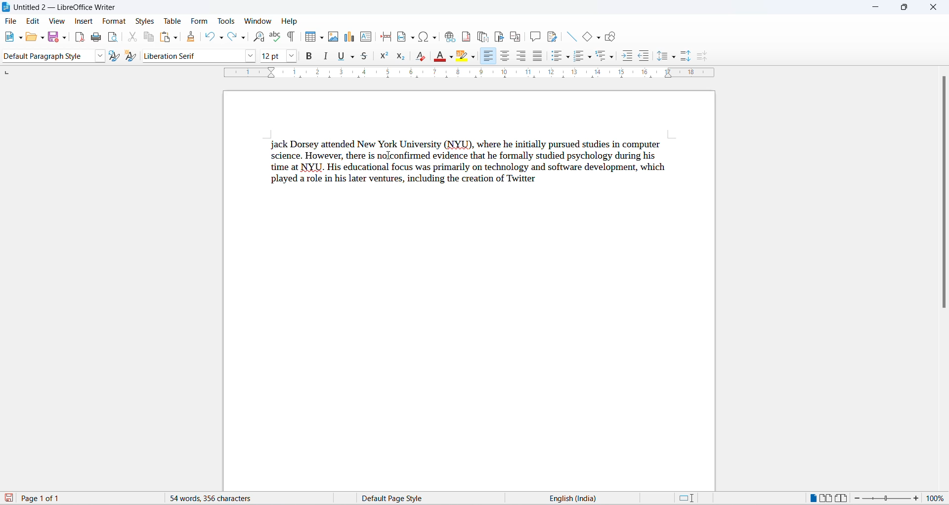 The height and width of the screenshot is (505, 949). Describe the element at coordinates (627, 57) in the screenshot. I see `increase indent` at that location.